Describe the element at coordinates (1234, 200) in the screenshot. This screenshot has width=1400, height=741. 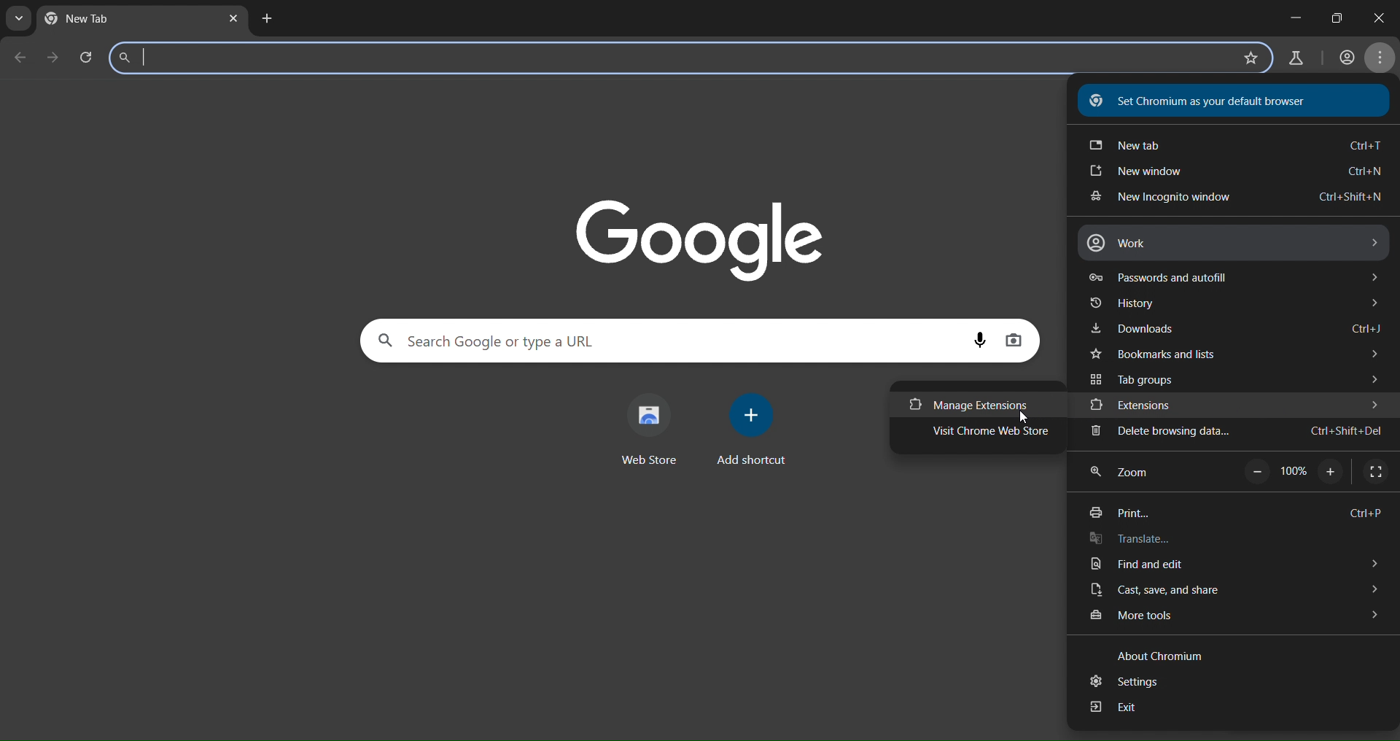
I see `new incognito window` at that location.